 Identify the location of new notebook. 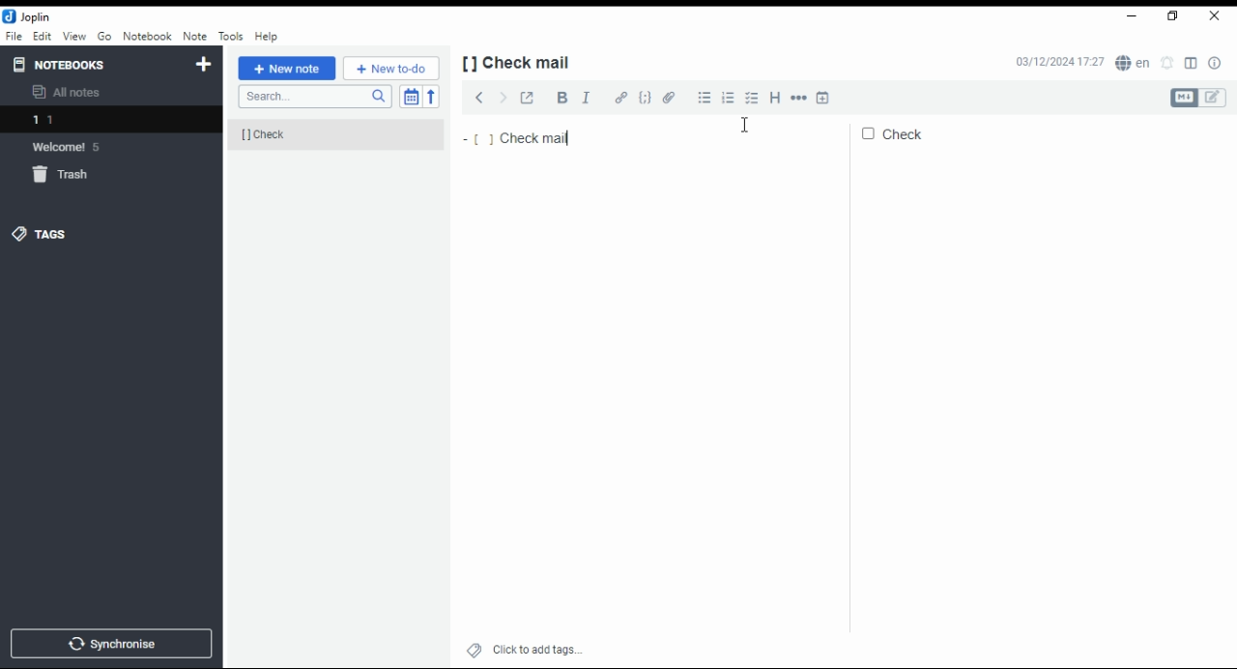
(205, 65).